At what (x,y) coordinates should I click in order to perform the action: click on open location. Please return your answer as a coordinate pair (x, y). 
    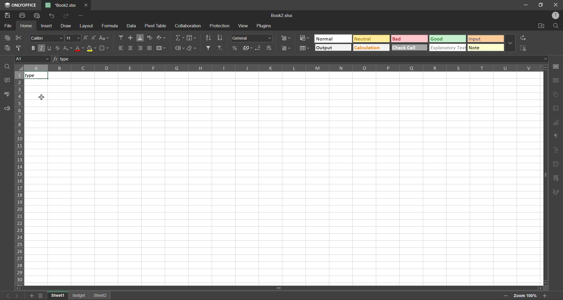
    Looking at the image, I should click on (542, 25).